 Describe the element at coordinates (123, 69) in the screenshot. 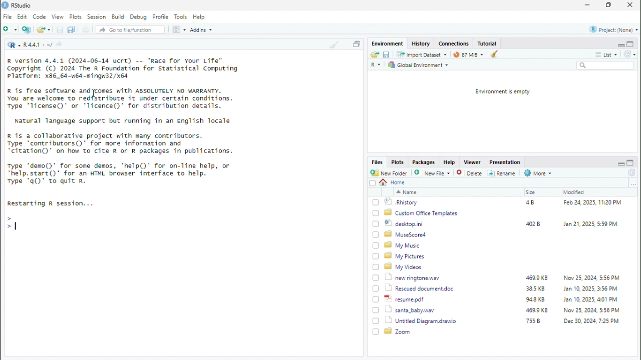

I see `R version 4.4.1 (2024-06-14 ucrt) -- "Race for Your Life”
Copyright (c) 2024 The R Foundation for statistical Computing
Platform: x86_64-w64-mingw32/x64` at that location.